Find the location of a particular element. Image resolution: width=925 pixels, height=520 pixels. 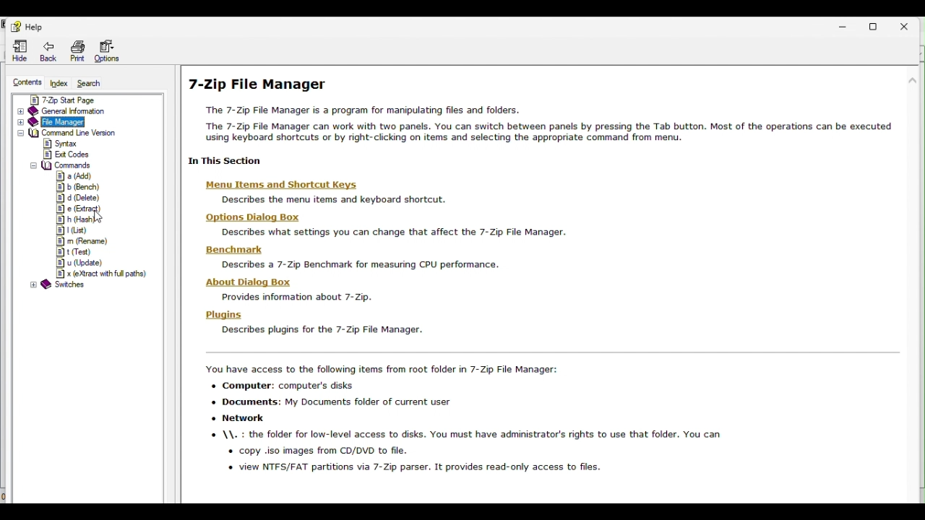

d( delete ) is located at coordinates (77, 198).